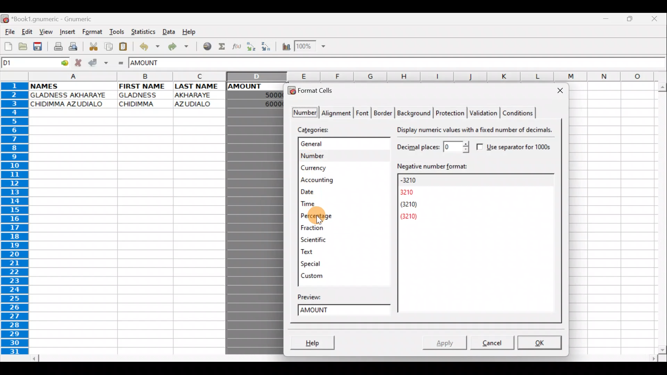  Describe the element at coordinates (92, 33) in the screenshot. I see `Format` at that location.